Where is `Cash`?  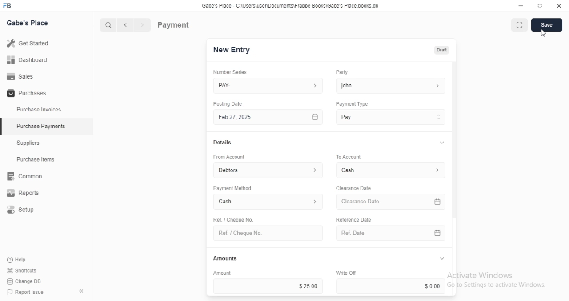
Cash is located at coordinates (392, 170).